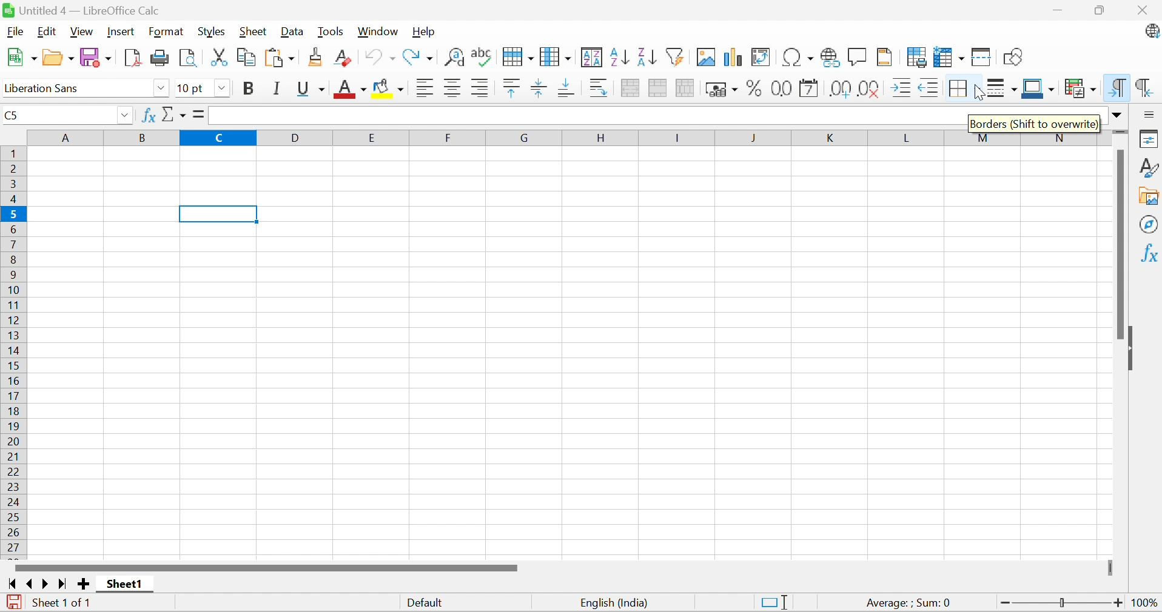  What do you see at coordinates (707, 58) in the screenshot?
I see `Insert image` at bounding box center [707, 58].